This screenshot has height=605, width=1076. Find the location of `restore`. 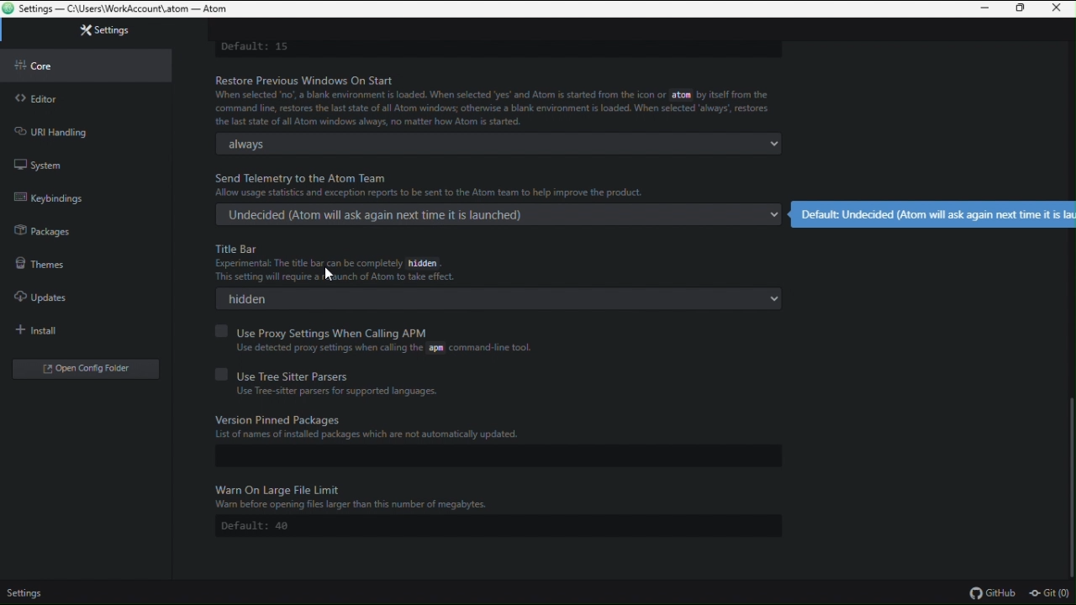

restore is located at coordinates (1023, 9).